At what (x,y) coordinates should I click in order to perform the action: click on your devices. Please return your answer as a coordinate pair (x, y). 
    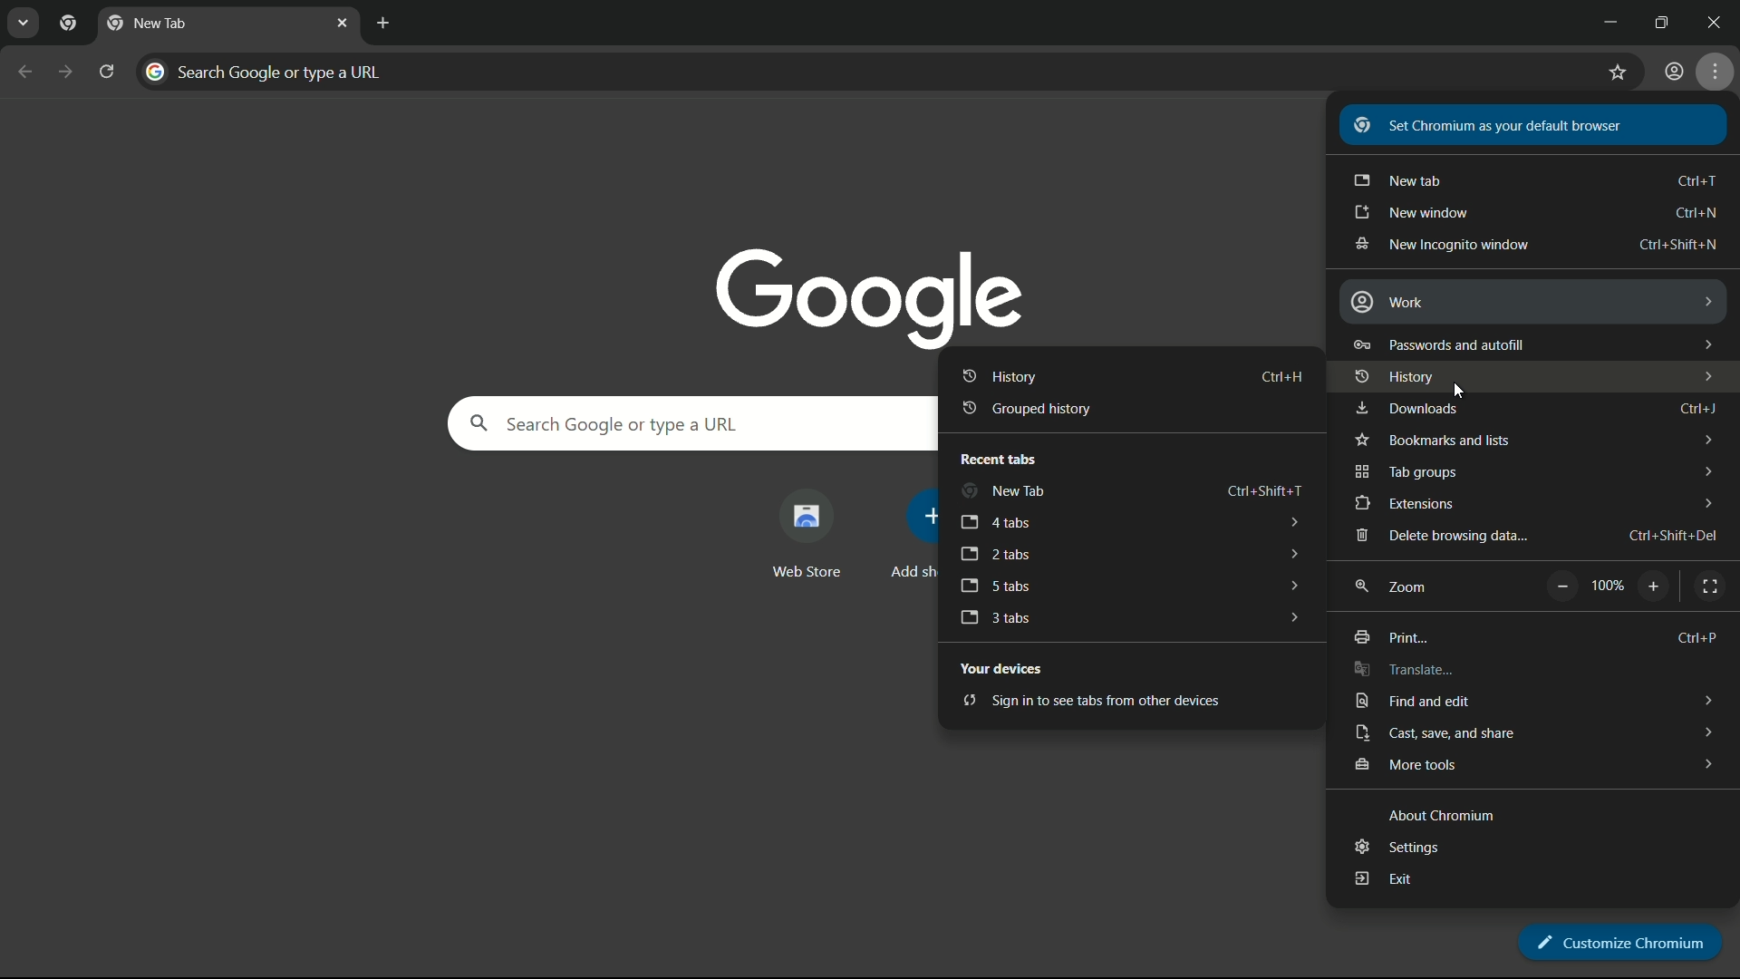
    Looking at the image, I should click on (1006, 668).